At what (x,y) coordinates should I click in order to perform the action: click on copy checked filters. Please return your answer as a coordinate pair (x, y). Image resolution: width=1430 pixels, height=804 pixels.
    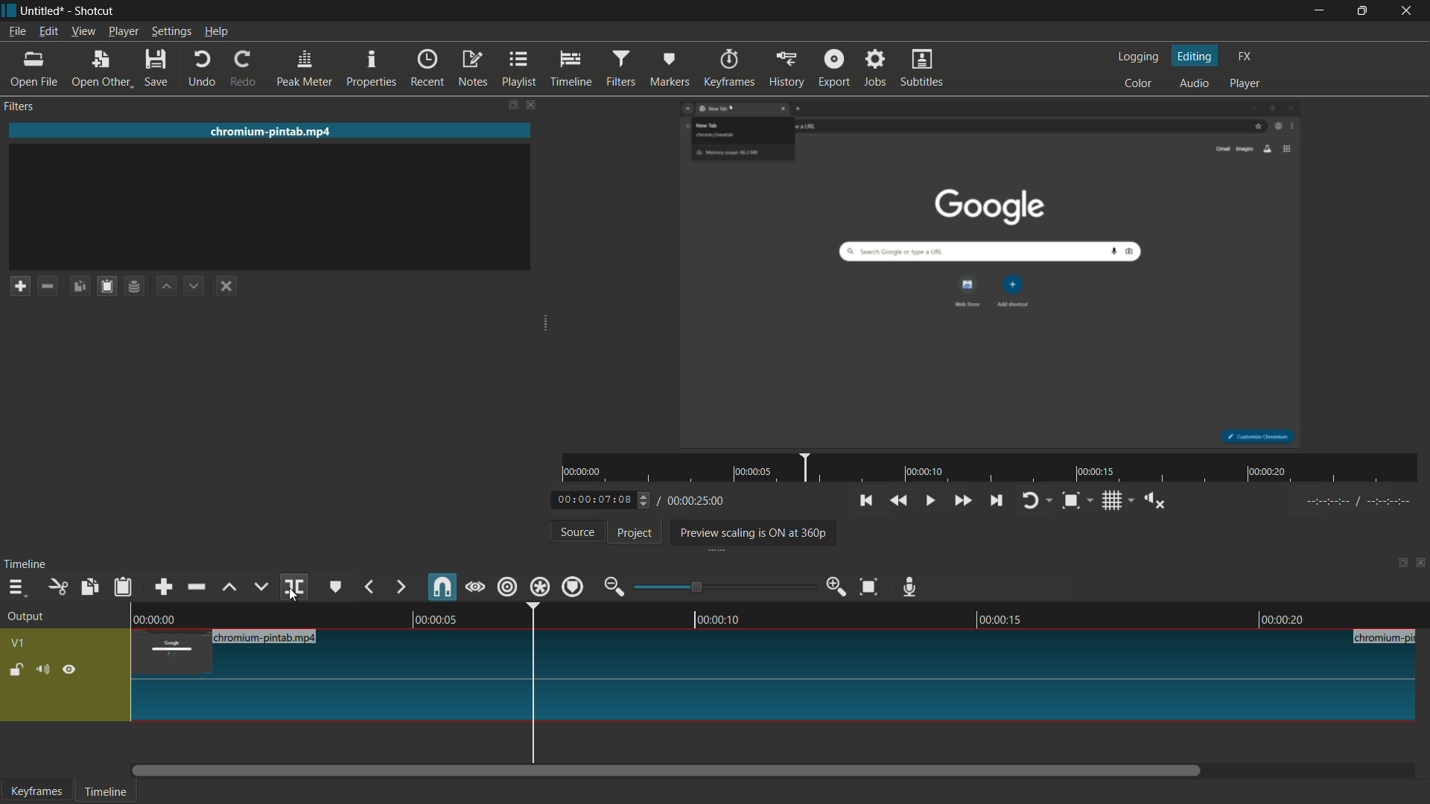
    Looking at the image, I should click on (80, 286).